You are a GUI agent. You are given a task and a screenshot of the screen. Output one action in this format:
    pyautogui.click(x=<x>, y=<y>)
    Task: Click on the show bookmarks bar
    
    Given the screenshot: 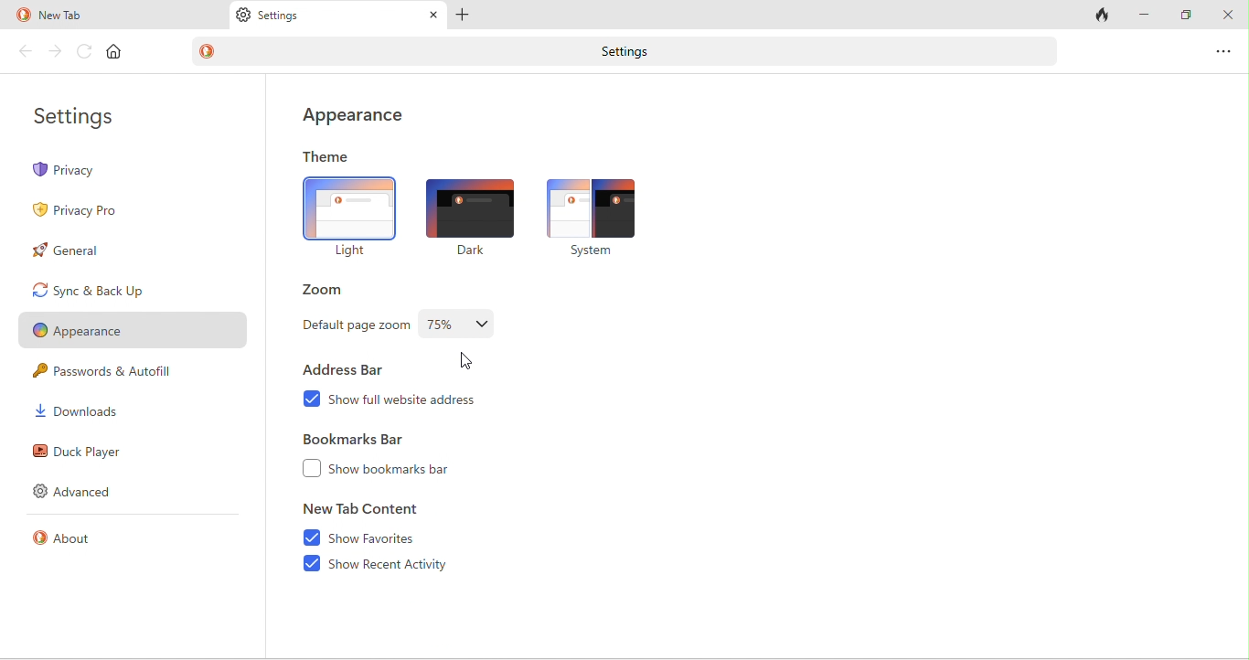 What is the action you would take?
    pyautogui.click(x=380, y=469)
    